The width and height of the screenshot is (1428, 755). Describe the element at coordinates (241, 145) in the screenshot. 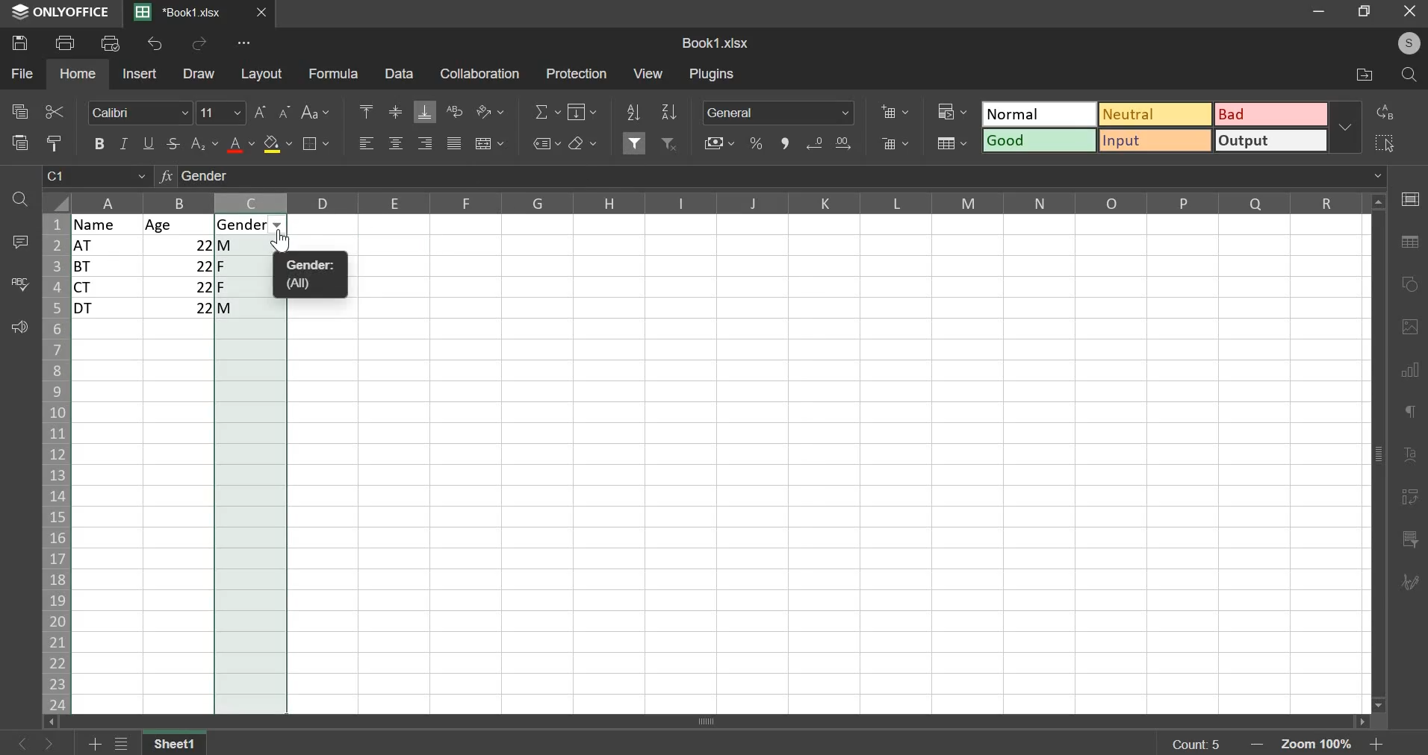

I see `font color` at that location.